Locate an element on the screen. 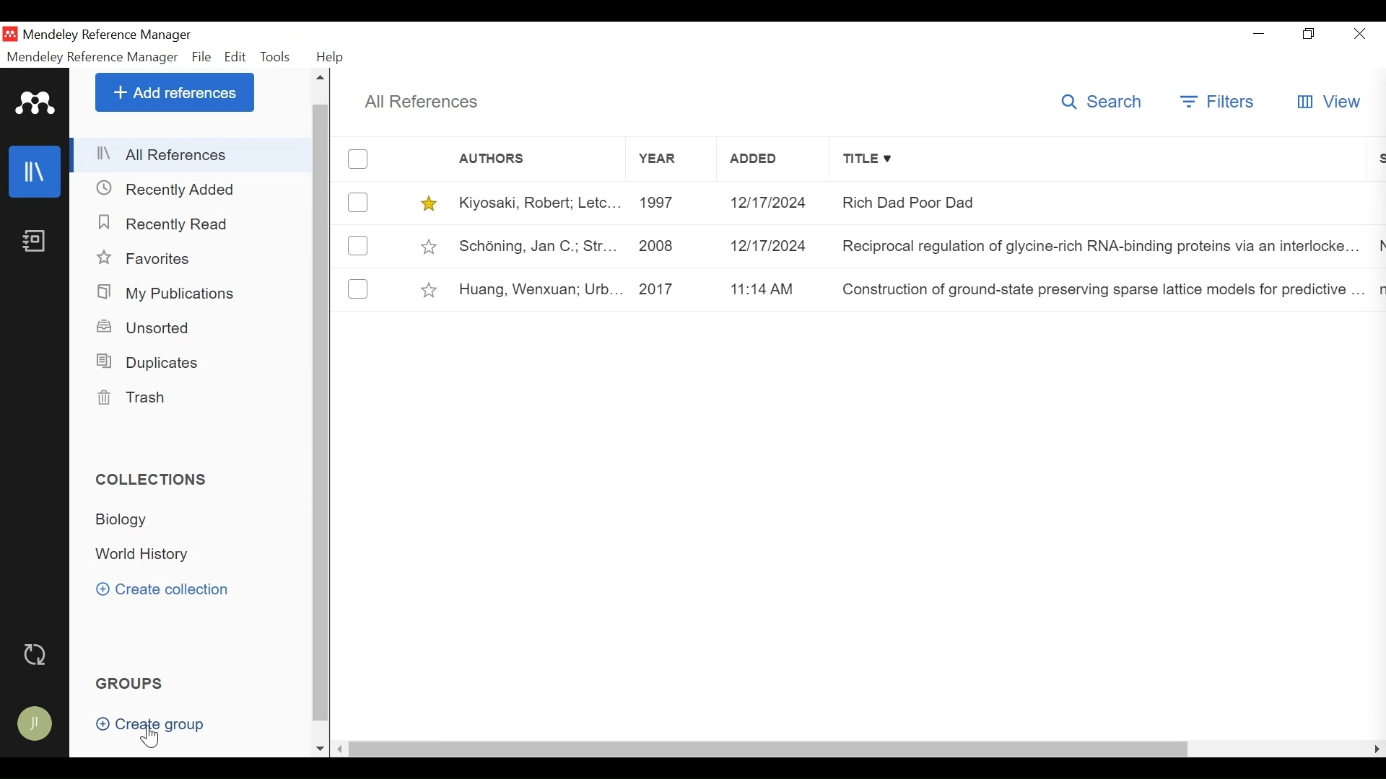 Image resolution: width=1386 pixels, height=779 pixels. Groups is located at coordinates (133, 682).